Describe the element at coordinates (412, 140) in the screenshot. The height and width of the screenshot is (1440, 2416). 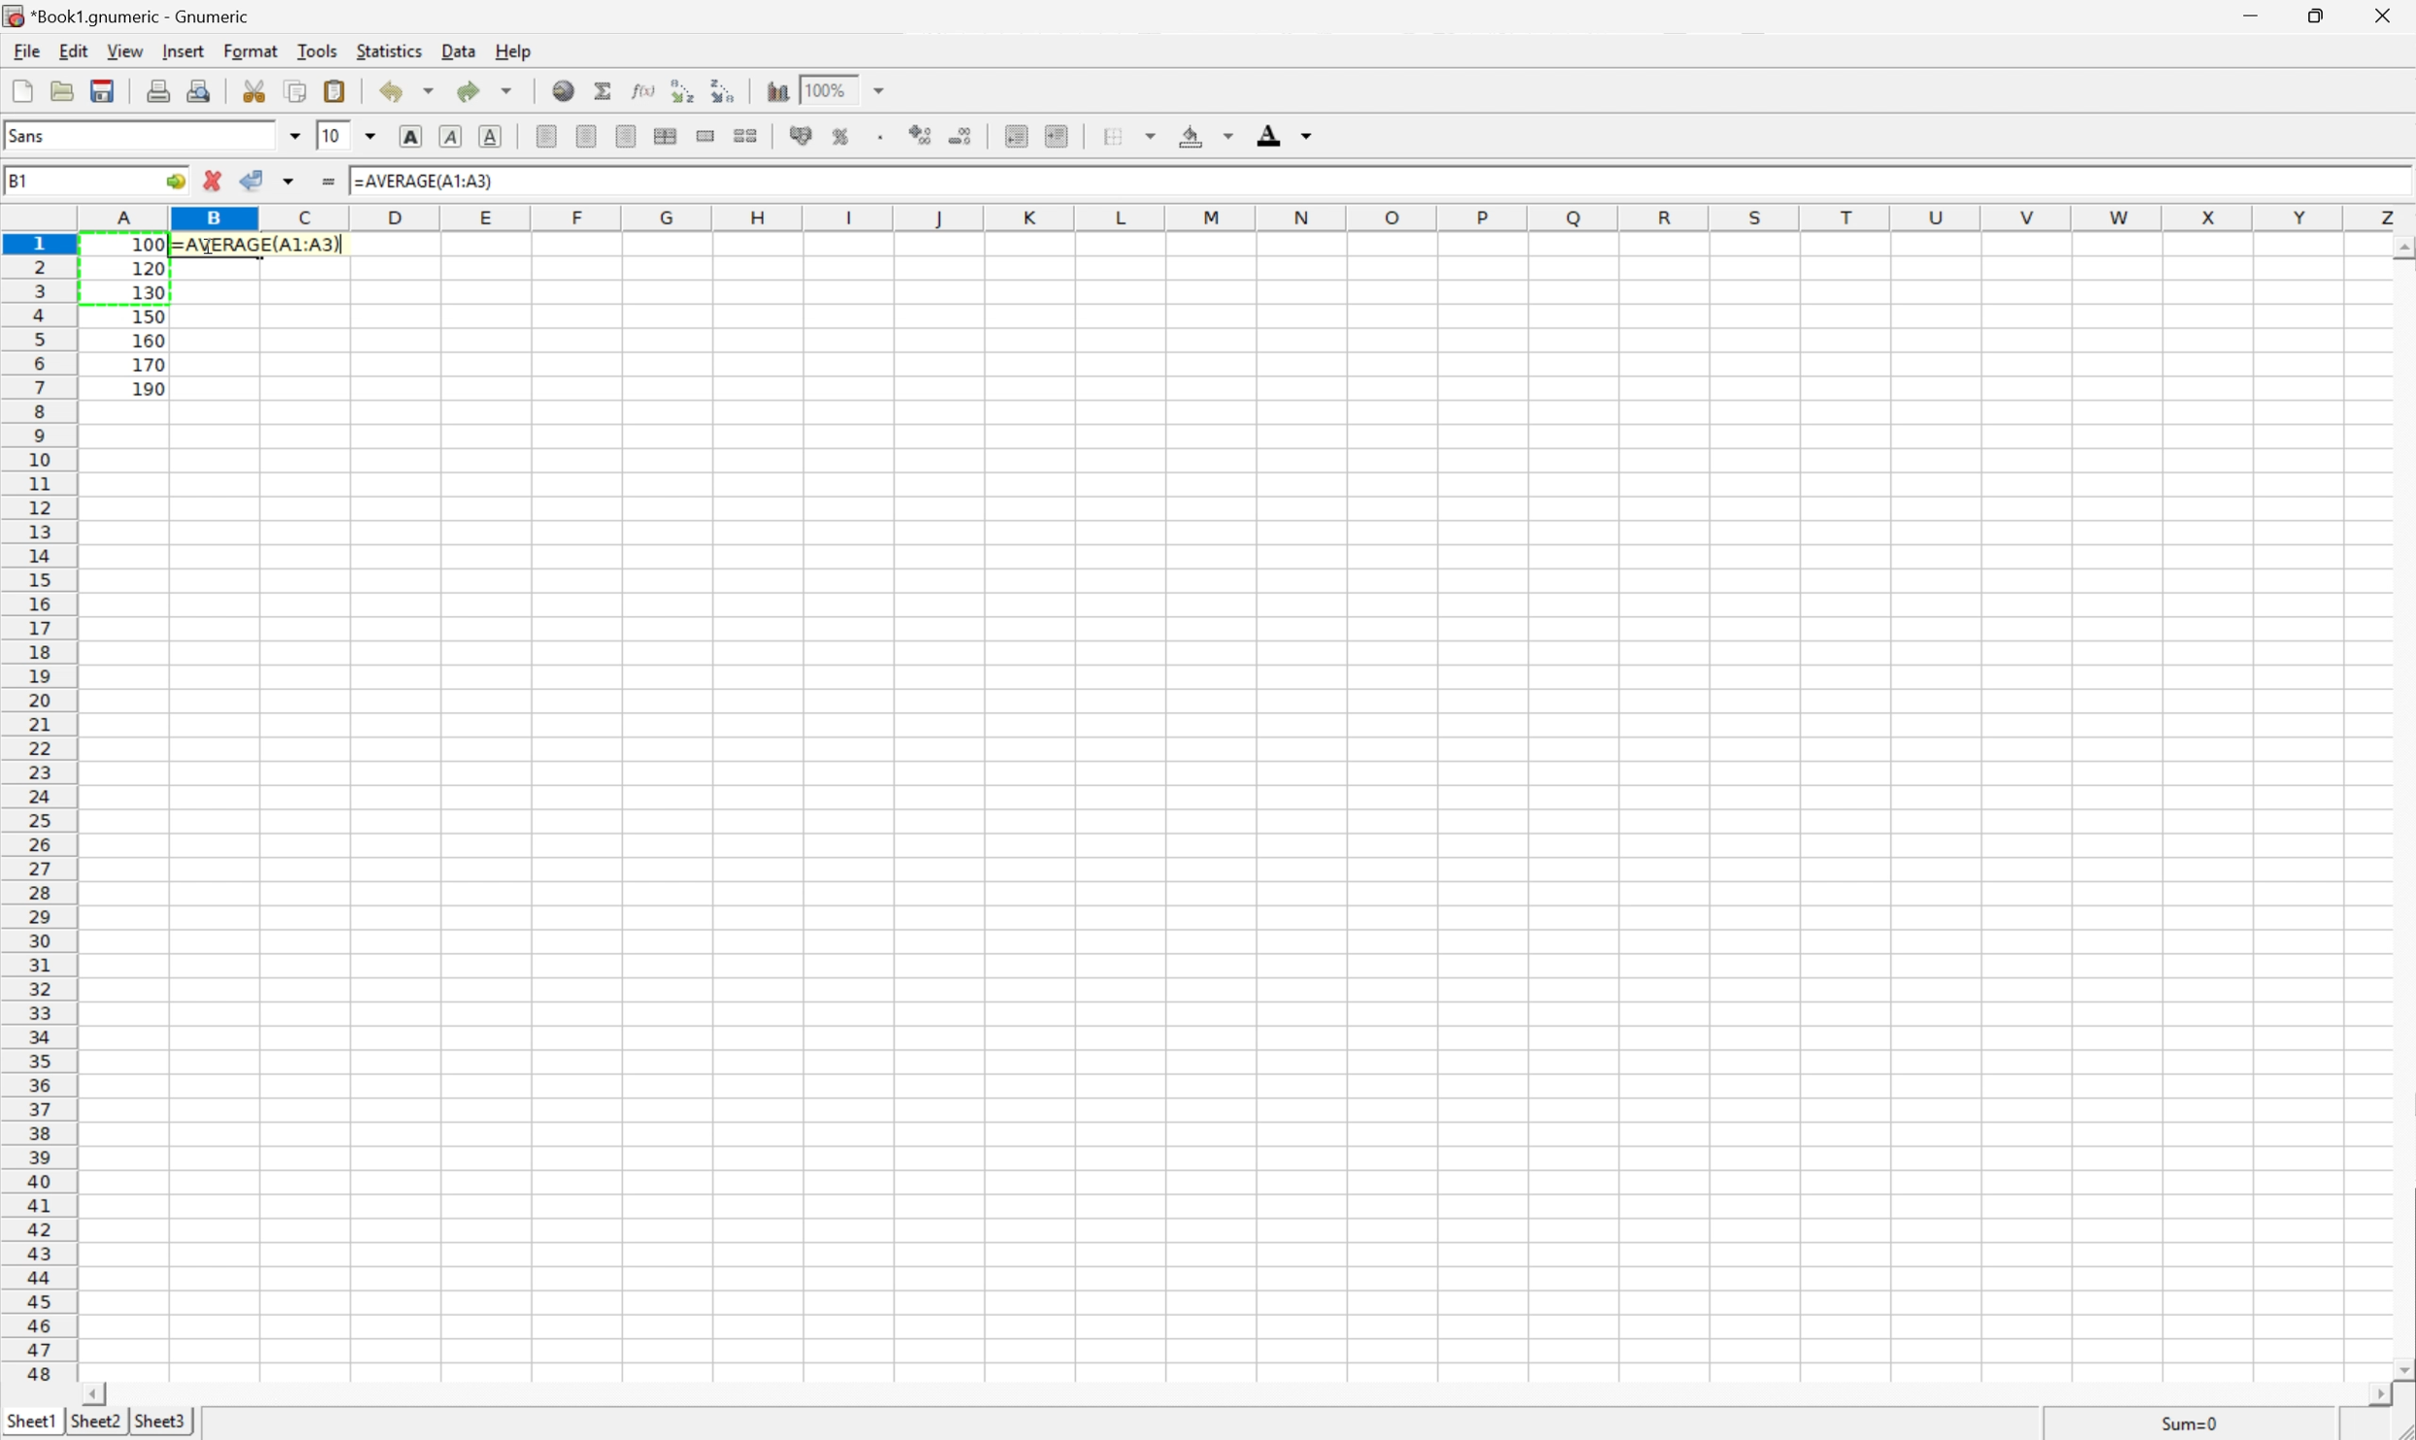
I see `Bold` at that location.